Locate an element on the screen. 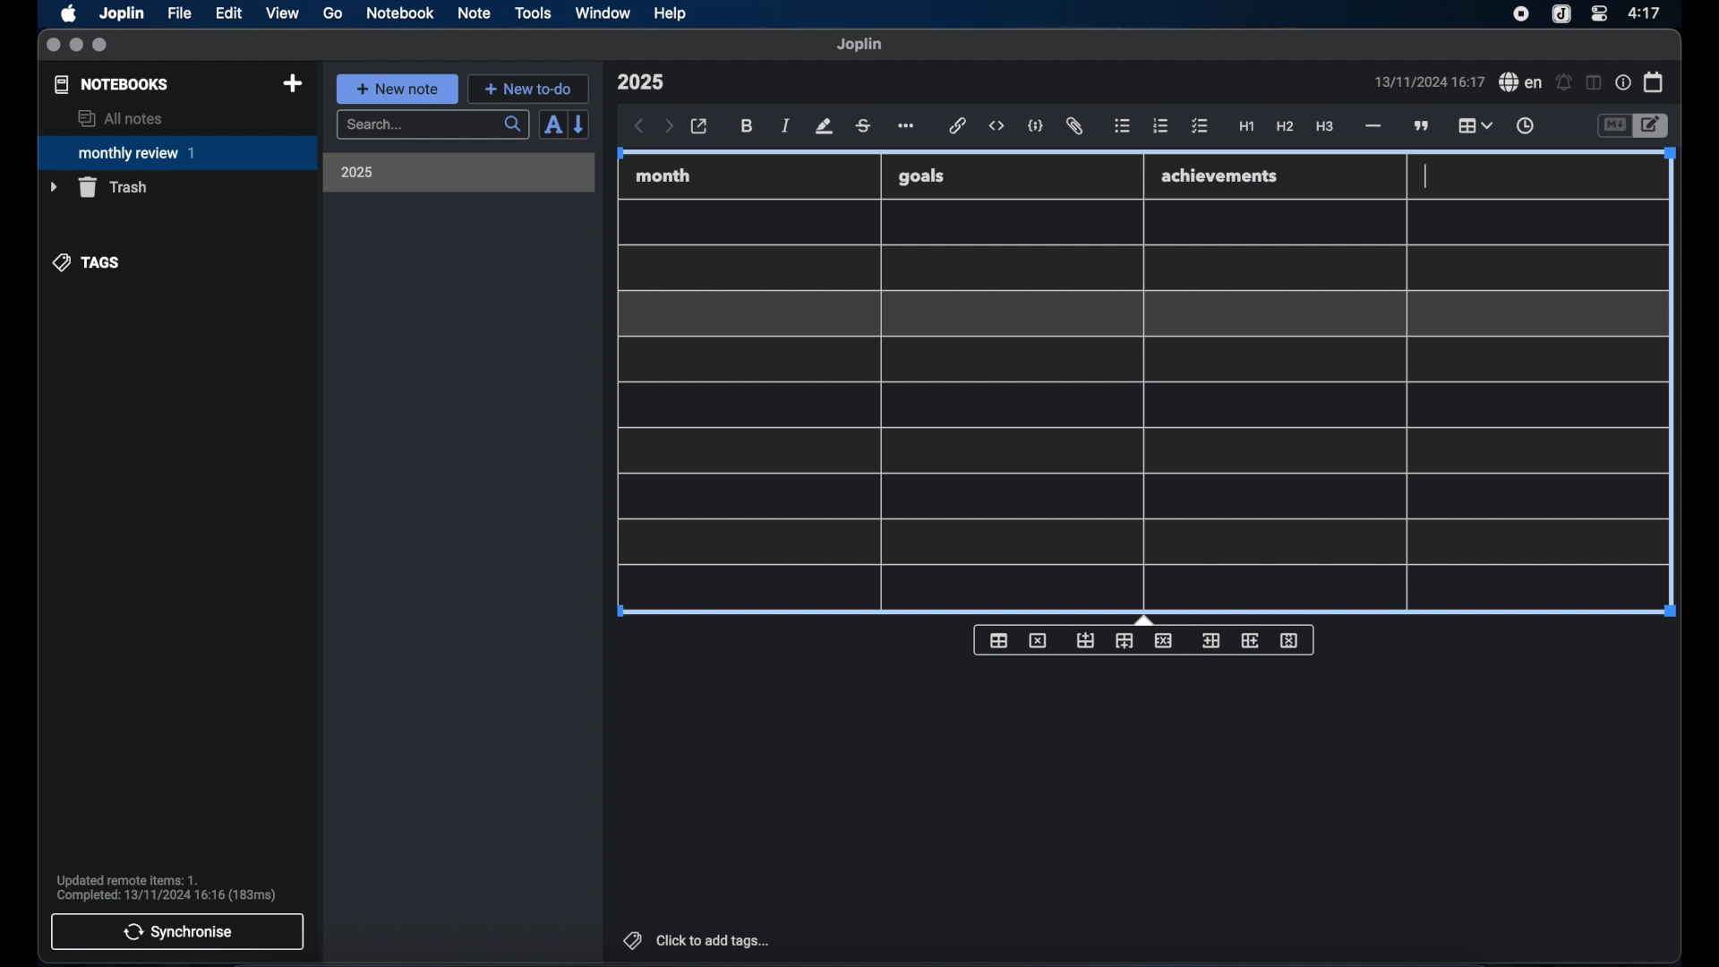 The height and width of the screenshot is (967, 1719). apple icon is located at coordinates (67, 13).